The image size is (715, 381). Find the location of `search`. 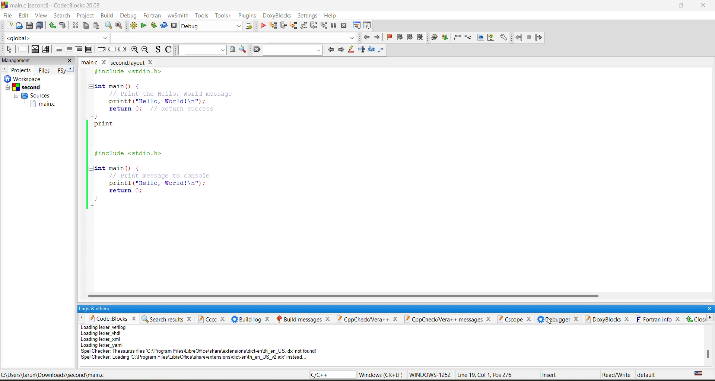

search is located at coordinates (64, 16).